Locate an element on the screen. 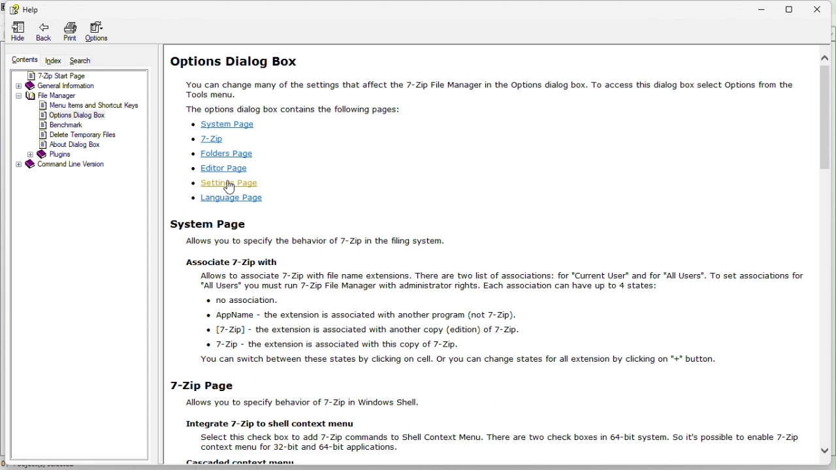  restore is located at coordinates (796, 7).